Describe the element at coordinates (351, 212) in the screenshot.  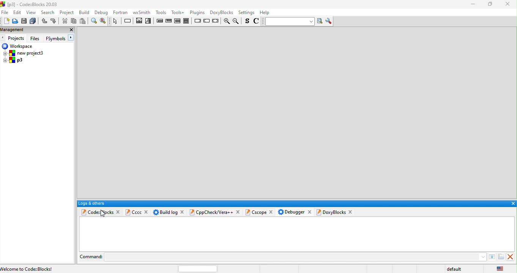
I see `close` at that location.